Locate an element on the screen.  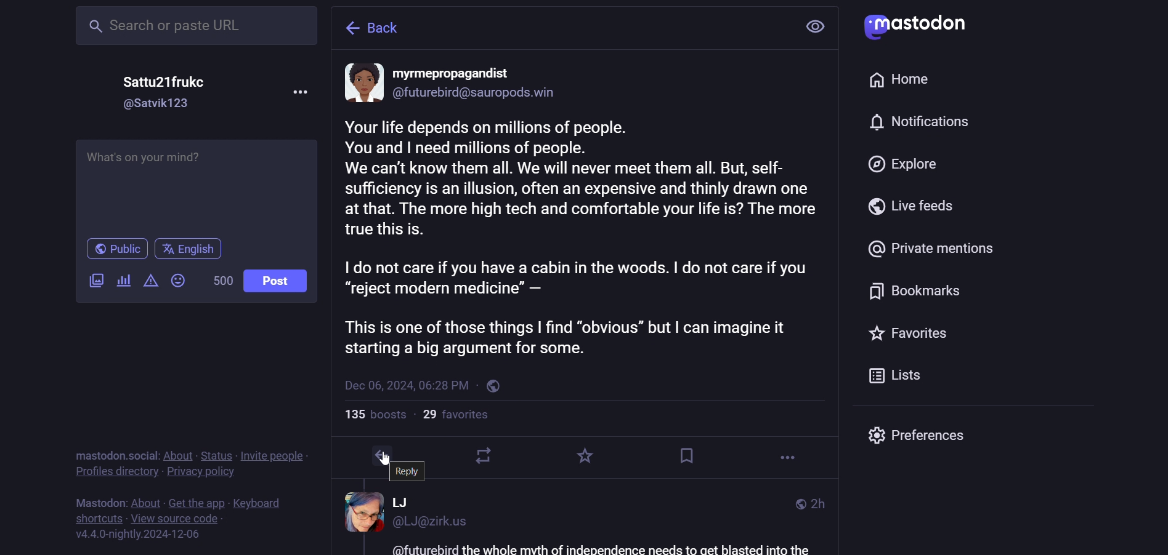
name is located at coordinates (456, 74).